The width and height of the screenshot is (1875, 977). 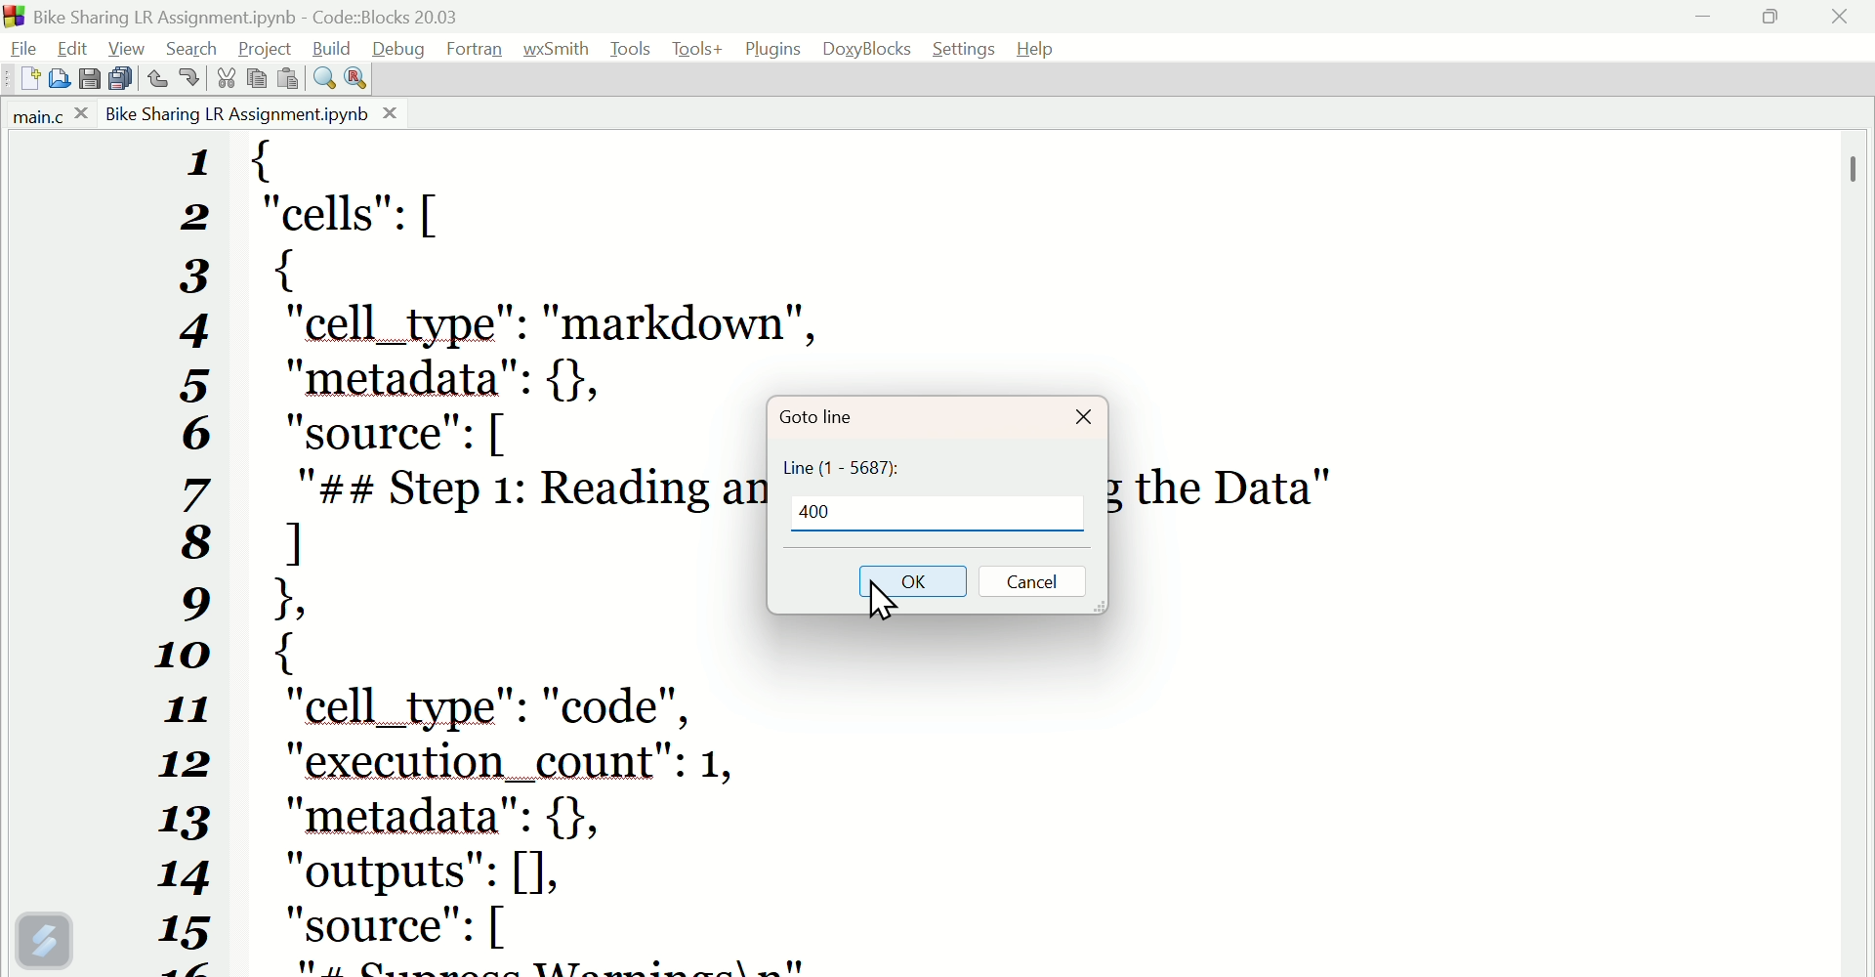 I want to click on Copy, so click(x=257, y=79).